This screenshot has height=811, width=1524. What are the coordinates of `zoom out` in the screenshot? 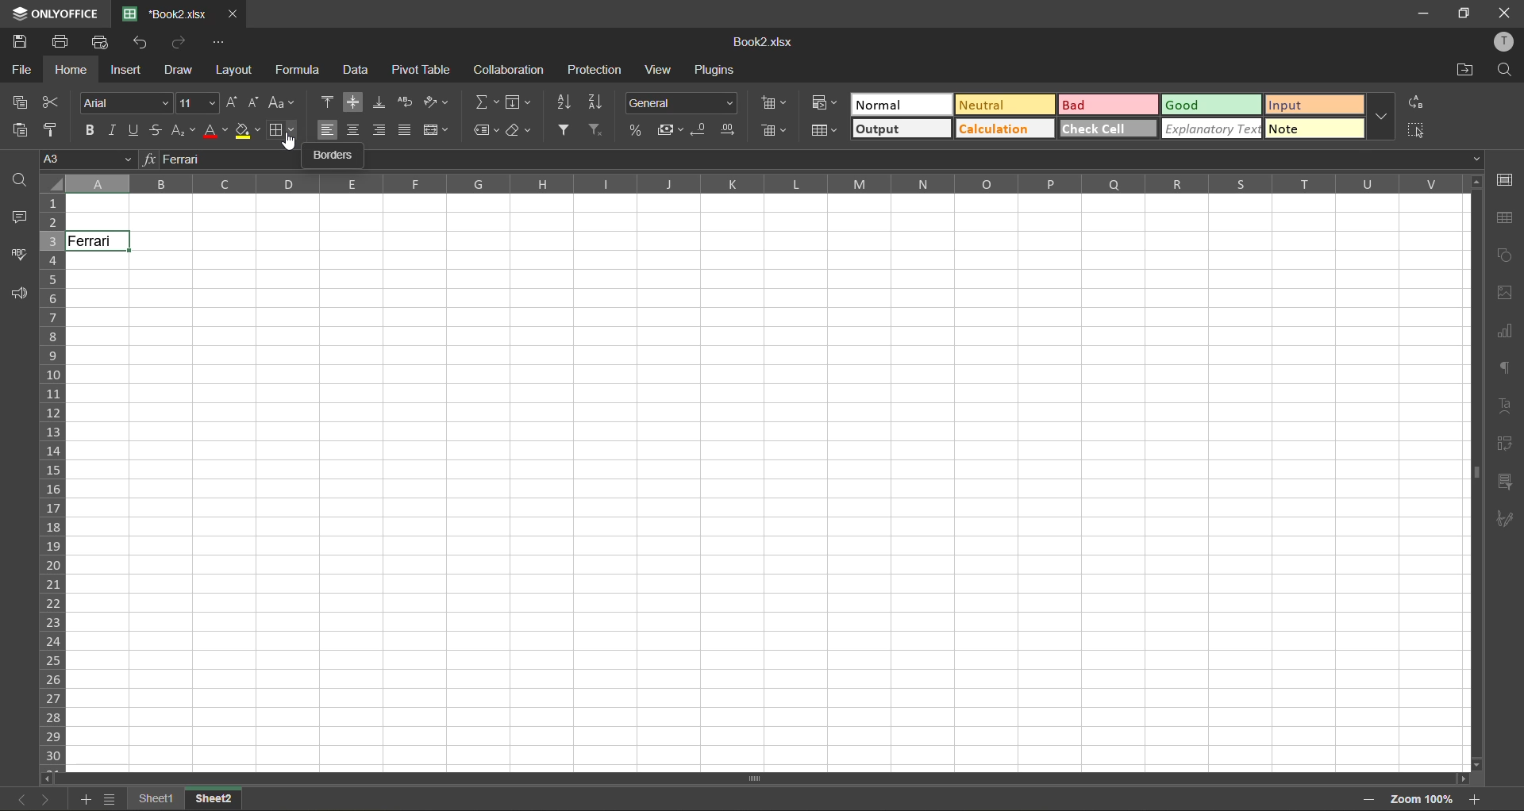 It's located at (1369, 800).